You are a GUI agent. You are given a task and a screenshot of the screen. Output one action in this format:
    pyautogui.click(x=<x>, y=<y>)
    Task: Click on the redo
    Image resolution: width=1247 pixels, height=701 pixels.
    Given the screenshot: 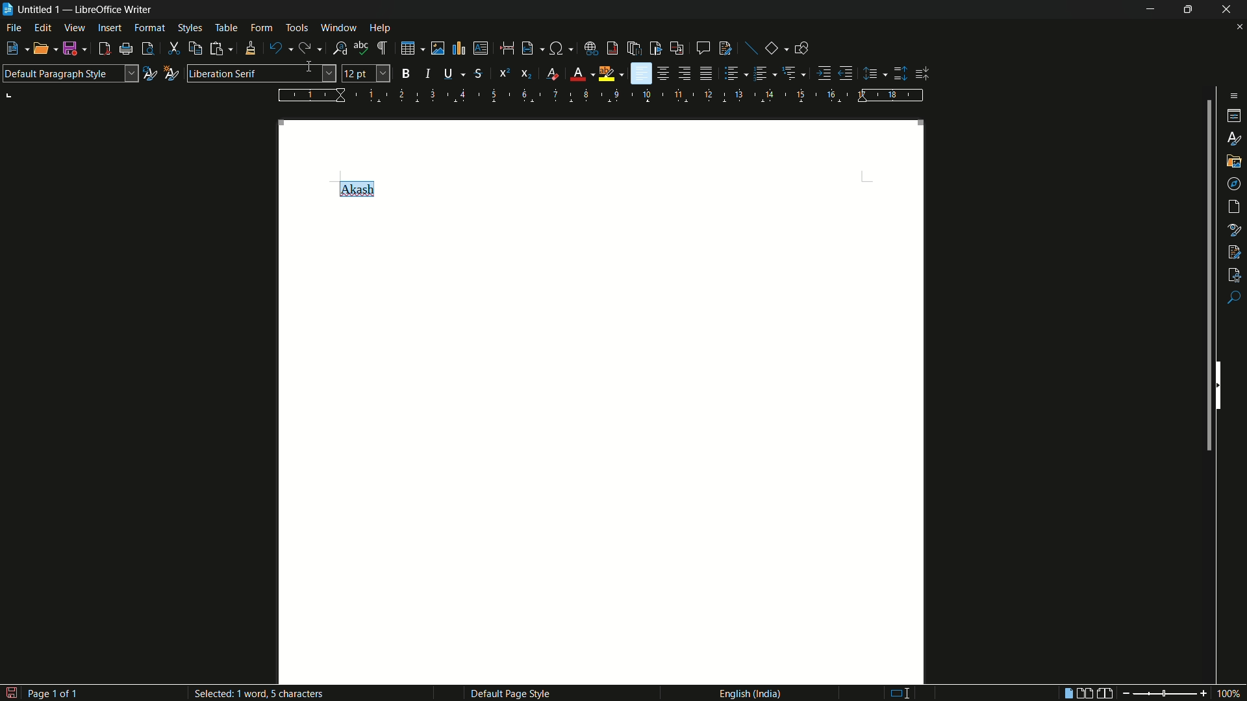 What is the action you would take?
    pyautogui.click(x=304, y=48)
    